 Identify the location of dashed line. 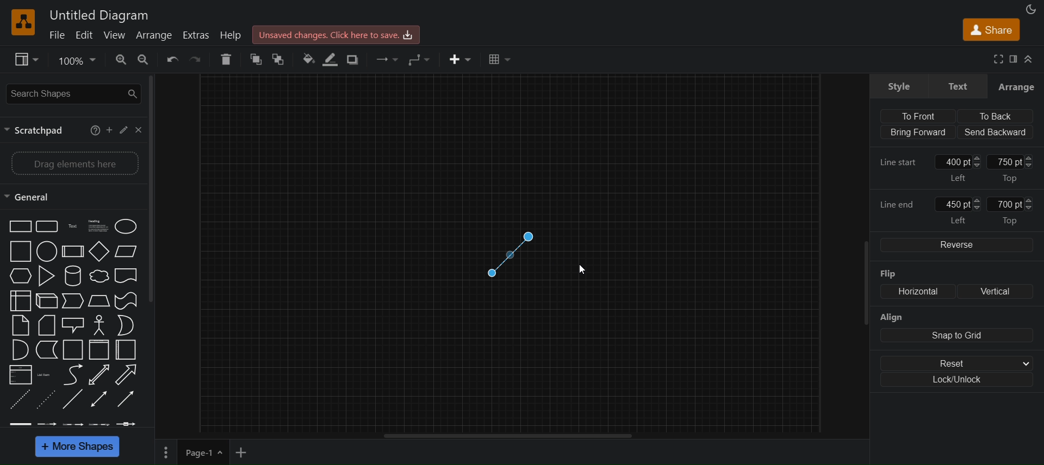
(17, 400).